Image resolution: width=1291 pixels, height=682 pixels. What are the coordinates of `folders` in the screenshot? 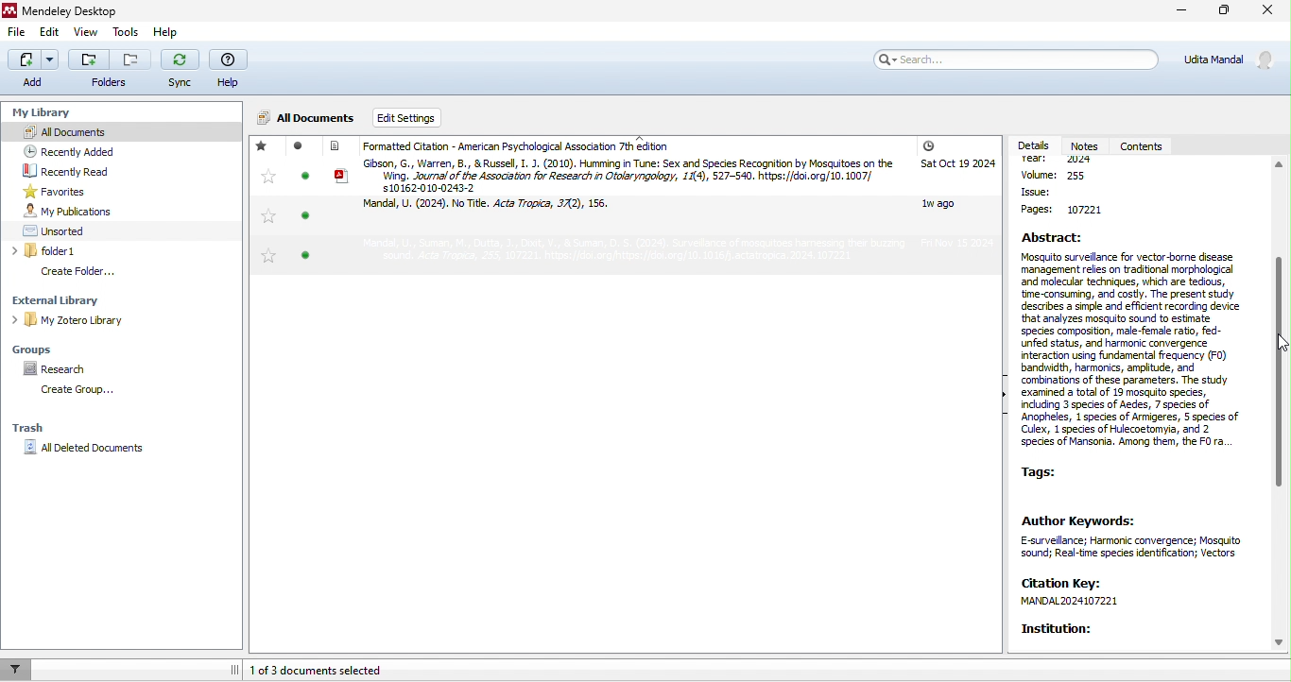 It's located at (111, 71).